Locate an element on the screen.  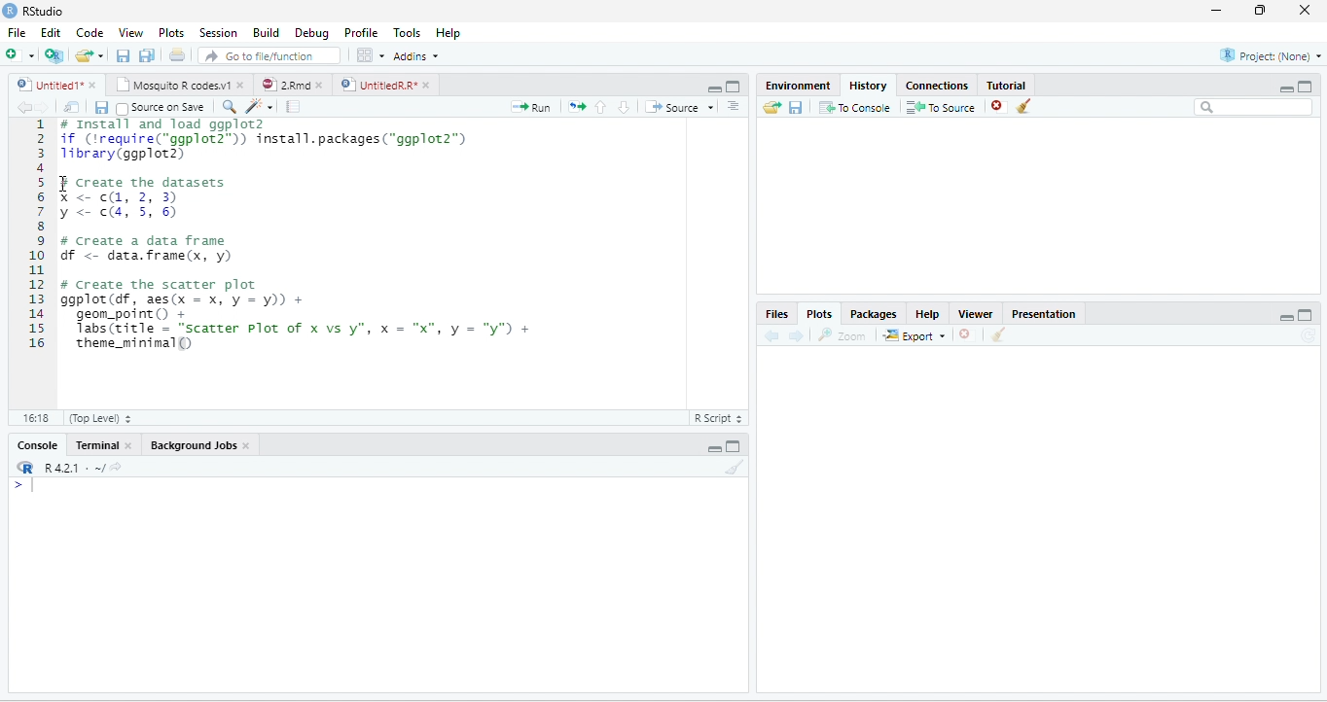
Maximize is located at coordinates (1307, 314).